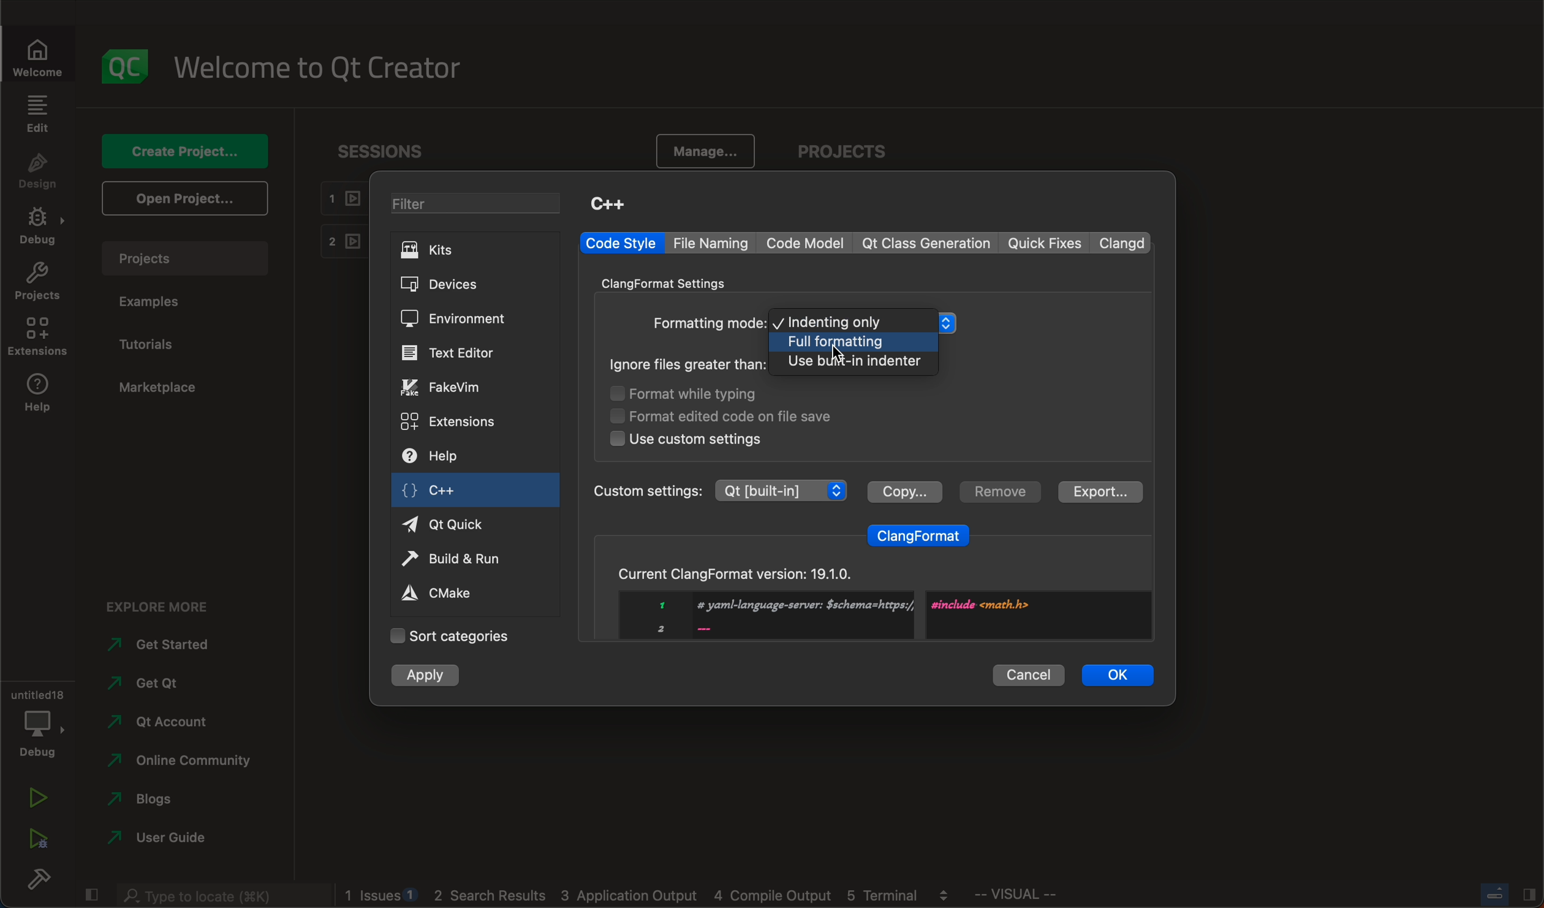 The height and width of the screenshot is (908, 1544). Describe the element at coordinates (1046, 244) in the screenshot. I see `fixes` at that location.